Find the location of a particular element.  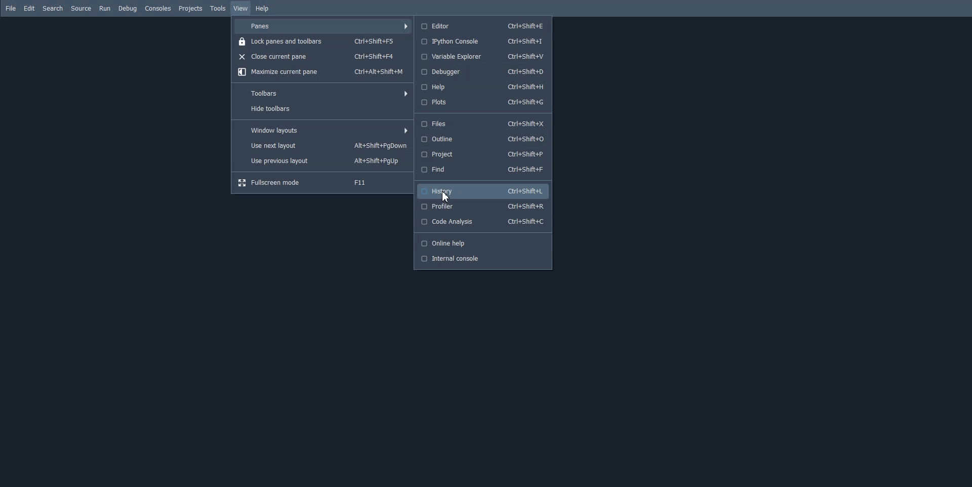

Fullscreen mode  is located at coordinates (323, 182).